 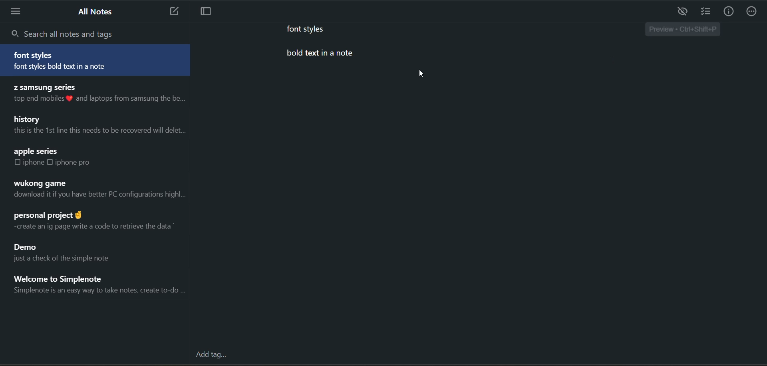 I want to click on toggle focus mode, so click(x=210, y=12).